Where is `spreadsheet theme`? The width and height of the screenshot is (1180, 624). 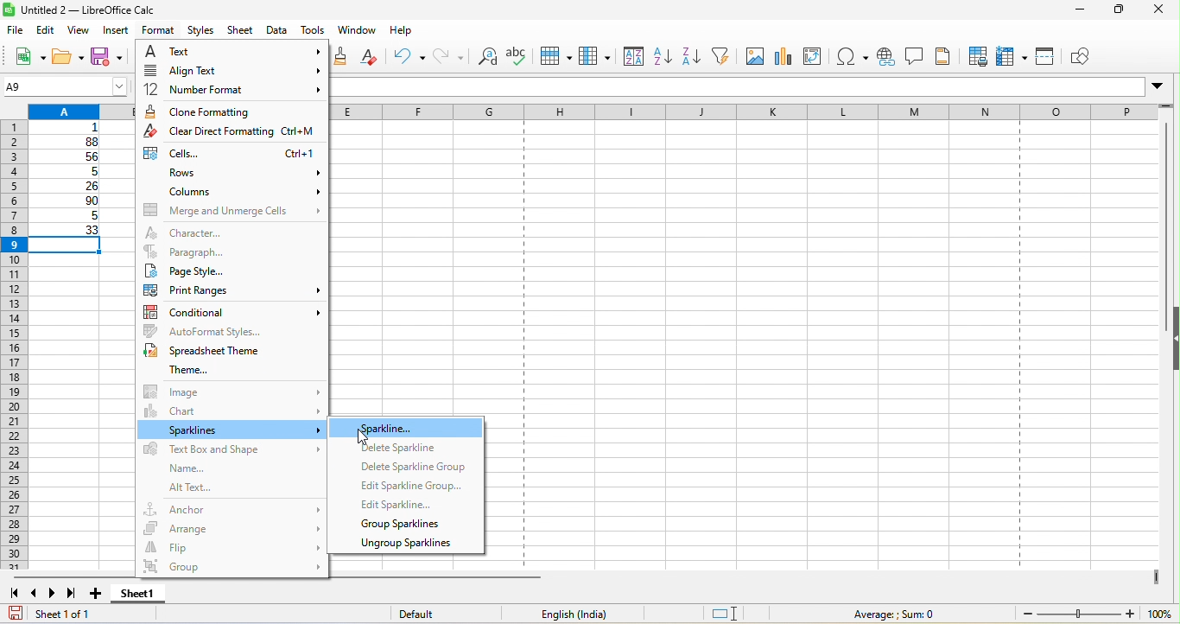
spreadsheet theme is located at coordinates (211, 351).